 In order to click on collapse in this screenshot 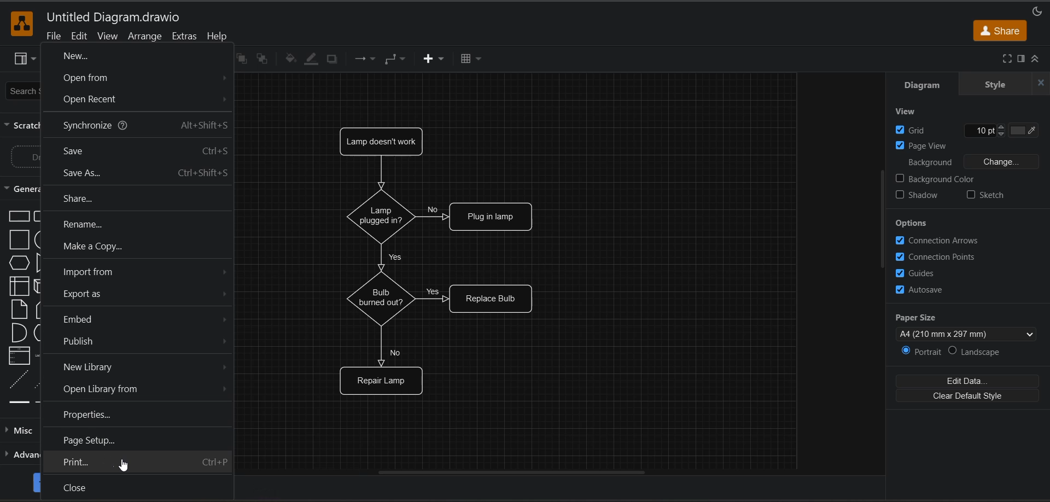, I will do `click(1042, 59)`.